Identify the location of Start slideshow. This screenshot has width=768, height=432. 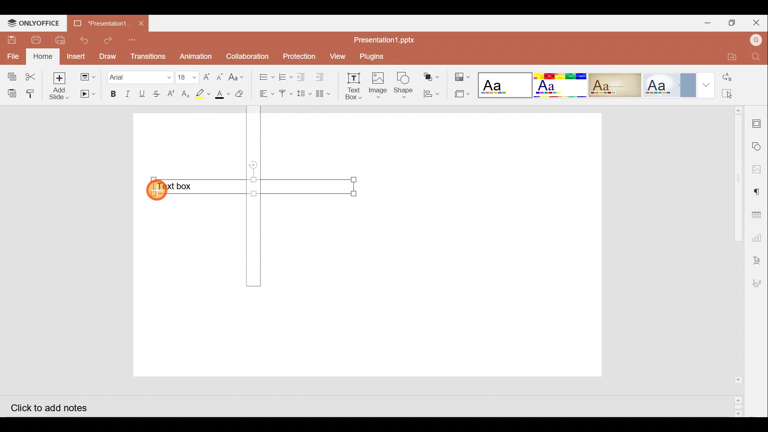
(87, 94).